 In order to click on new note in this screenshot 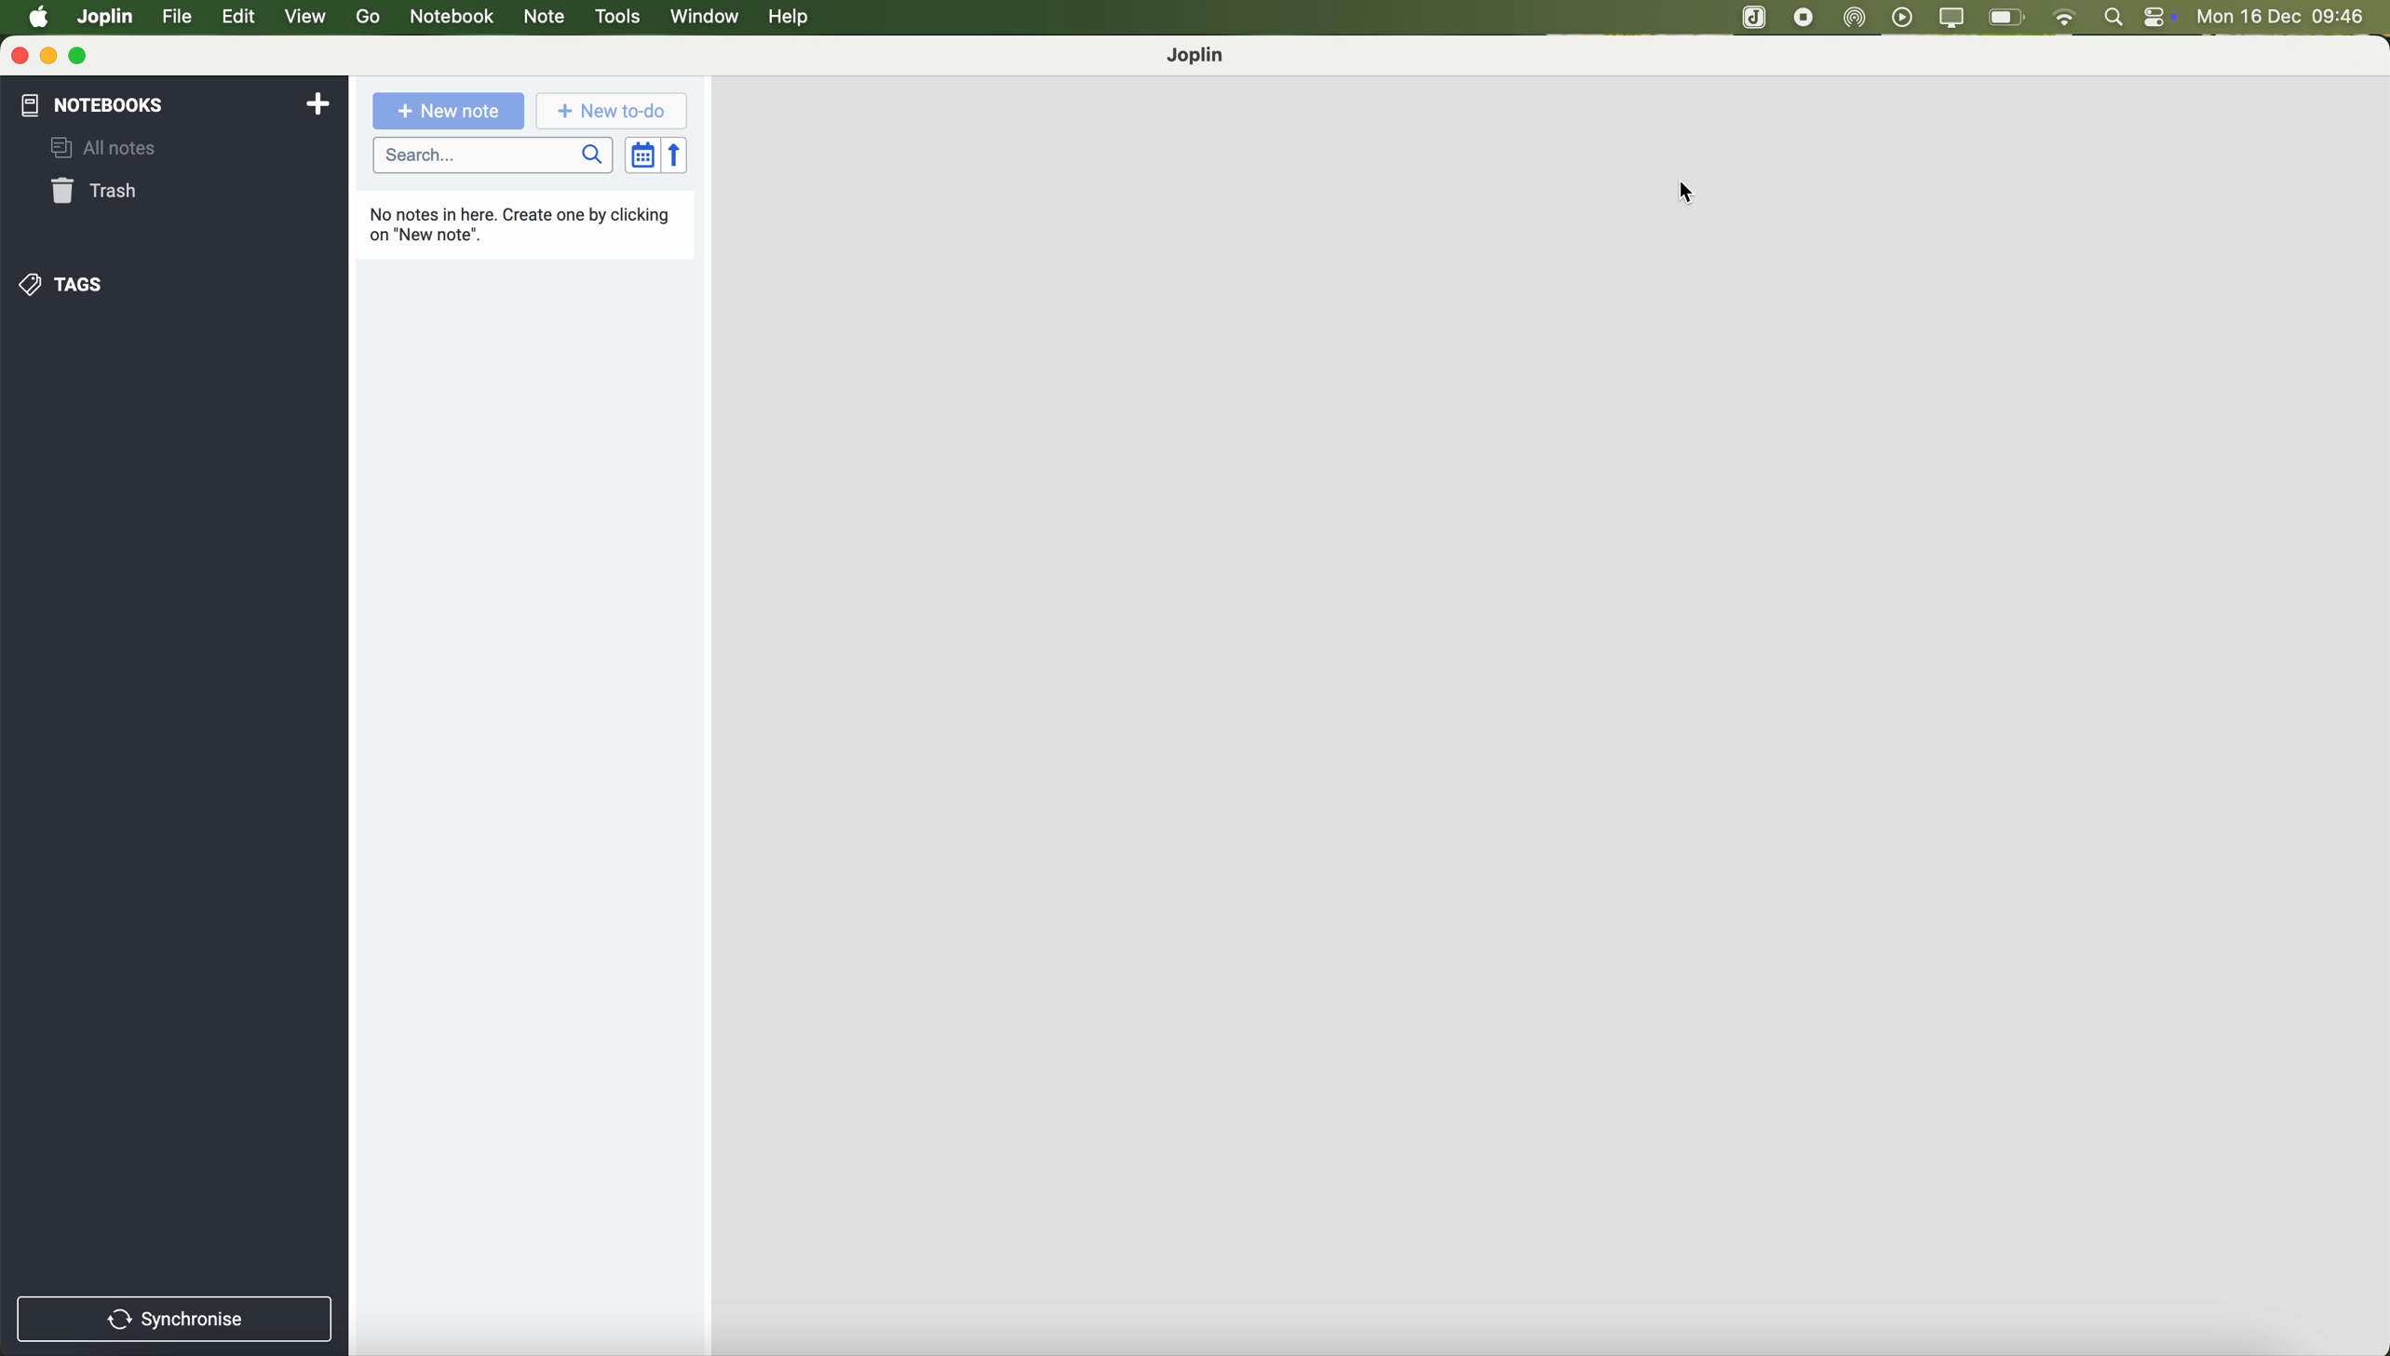, I will do `click(453, 115)`.